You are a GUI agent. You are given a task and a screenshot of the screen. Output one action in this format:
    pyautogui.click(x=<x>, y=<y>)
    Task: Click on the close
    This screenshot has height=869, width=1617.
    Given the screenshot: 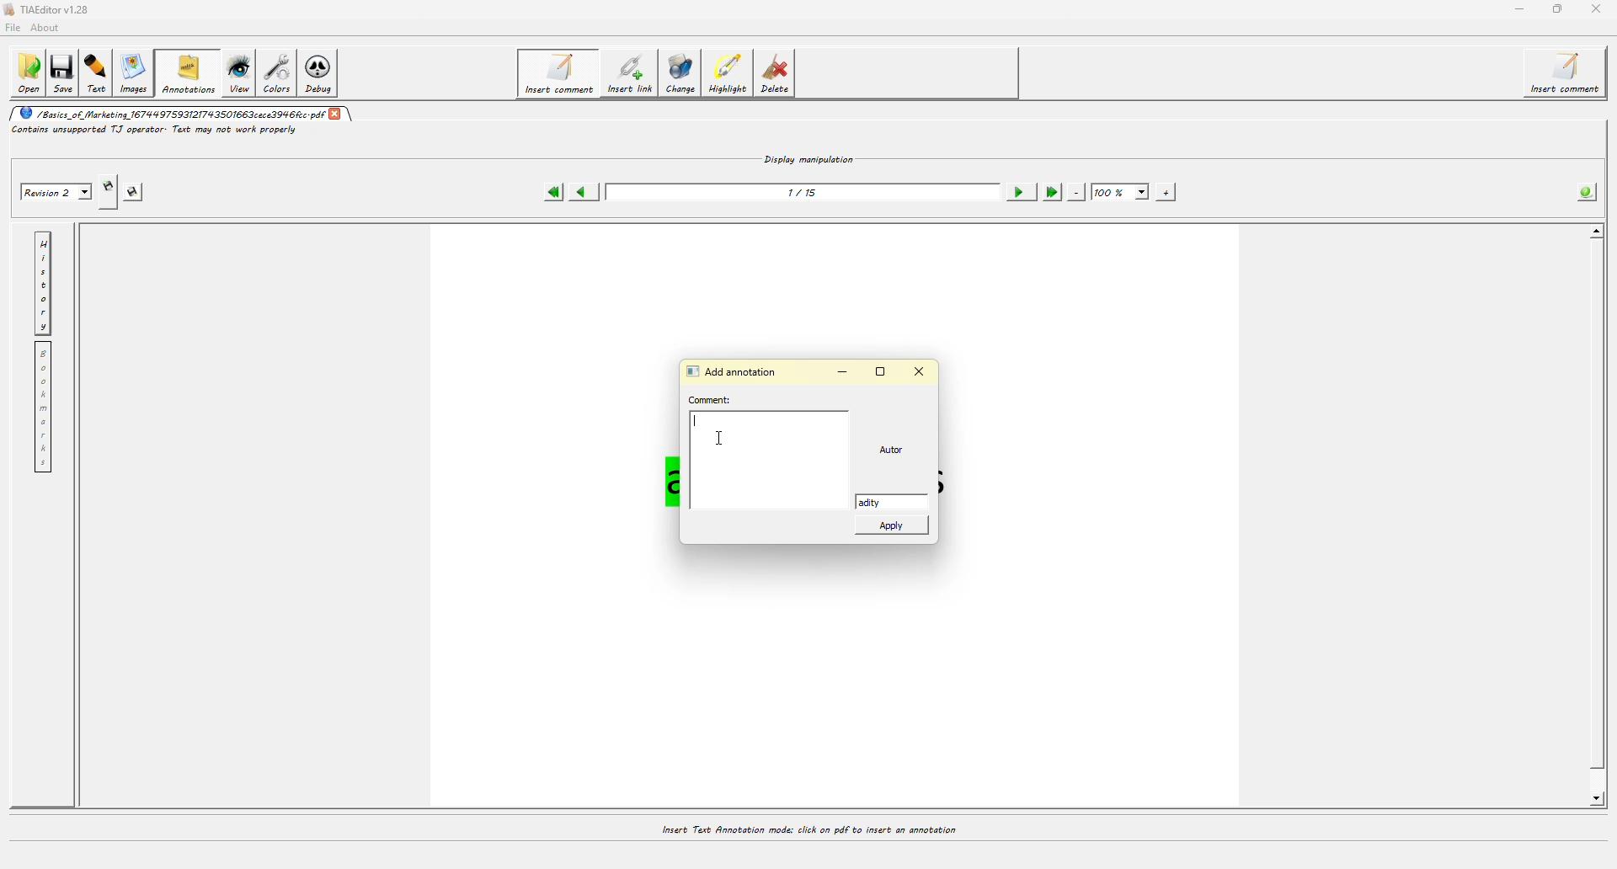 What is the action you would take?
    pyautogui.click(x=335, y=112)
    